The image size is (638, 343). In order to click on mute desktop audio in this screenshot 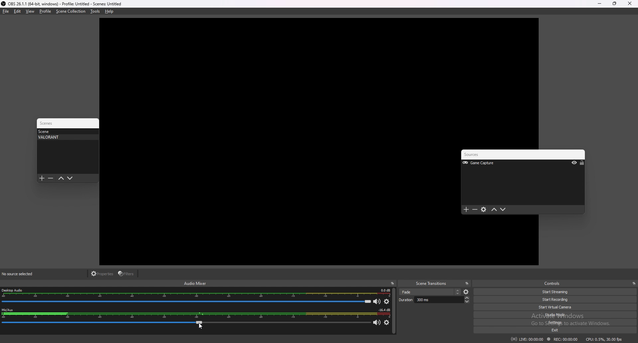, I will do `click(377, 301)`.